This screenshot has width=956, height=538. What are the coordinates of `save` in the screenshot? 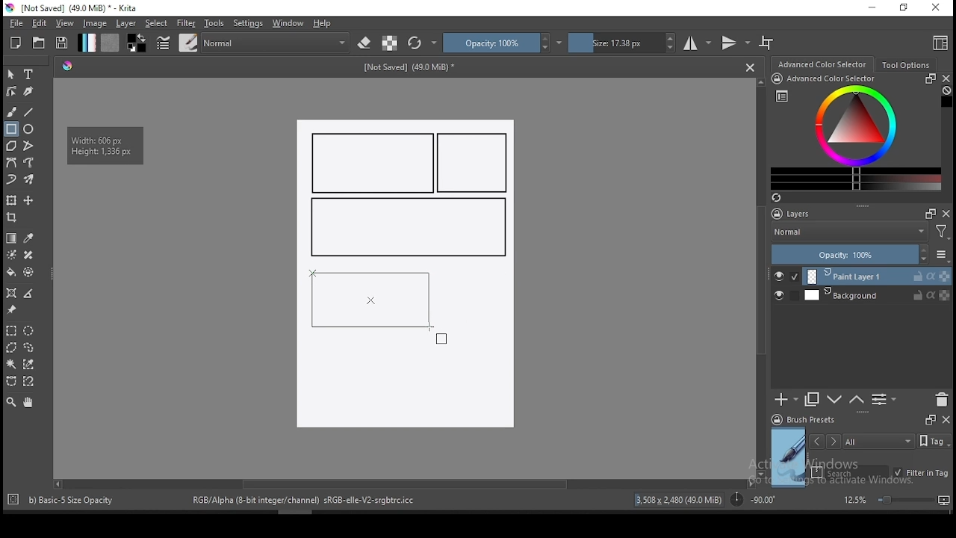 It's located at (62, 43).